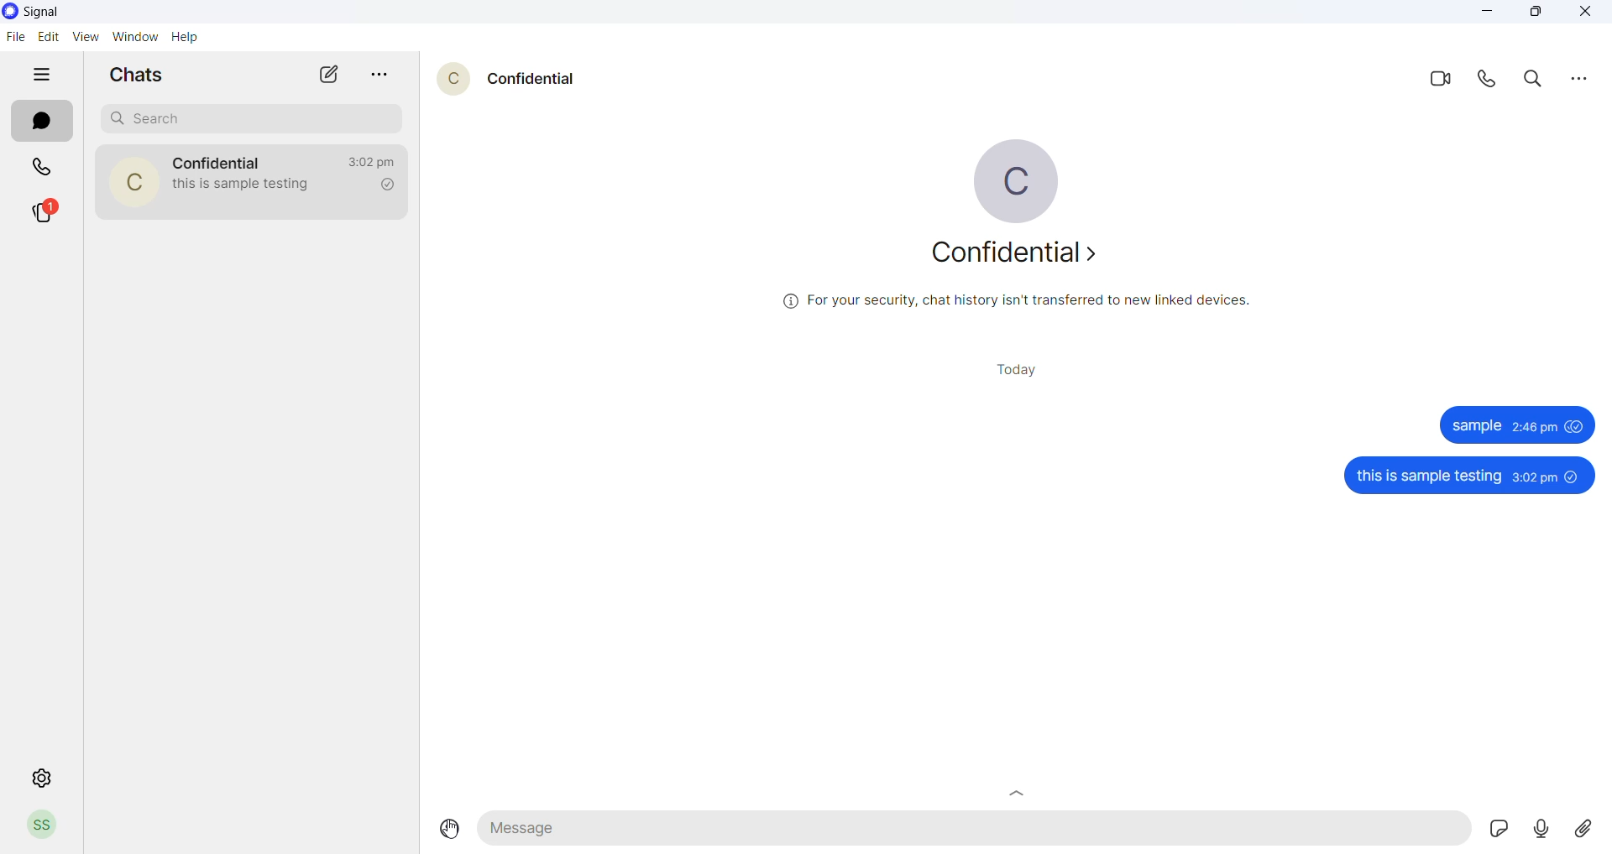 This screenshot has width=1612, height=854. I want to click on profile, so click(44, 825).